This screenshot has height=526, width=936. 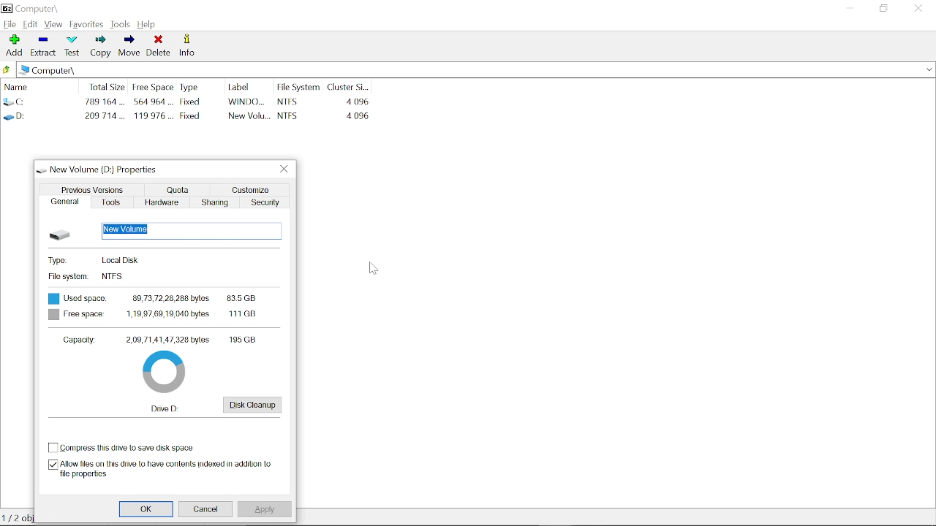 I want to click on recent locations, so click(x=929, y=70).